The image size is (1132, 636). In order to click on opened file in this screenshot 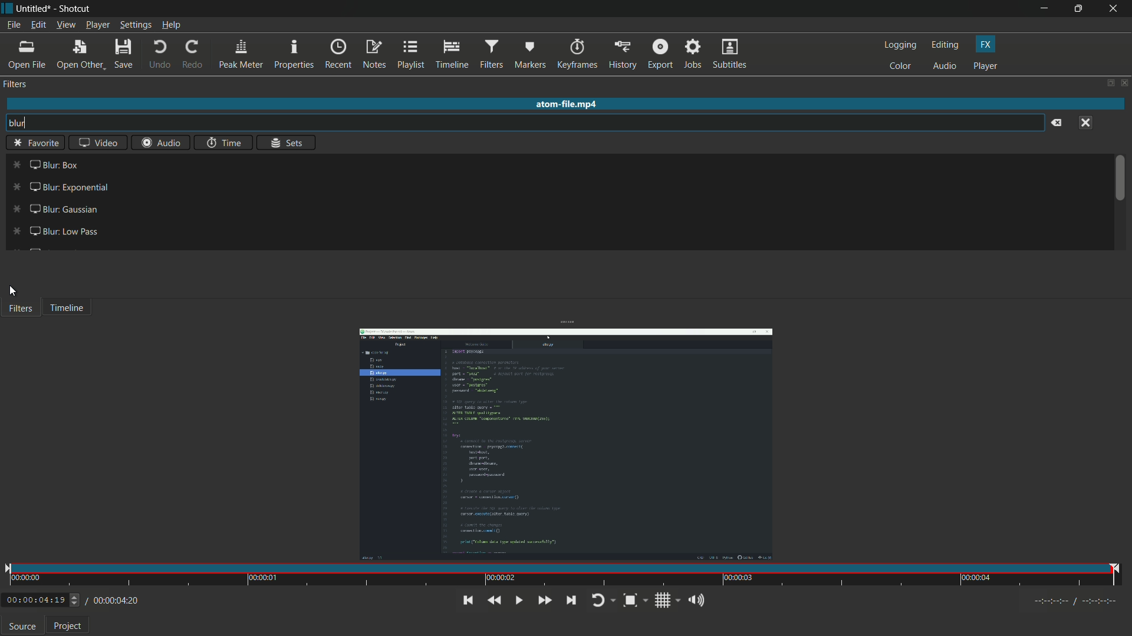, I will do `click(565, 444)`.